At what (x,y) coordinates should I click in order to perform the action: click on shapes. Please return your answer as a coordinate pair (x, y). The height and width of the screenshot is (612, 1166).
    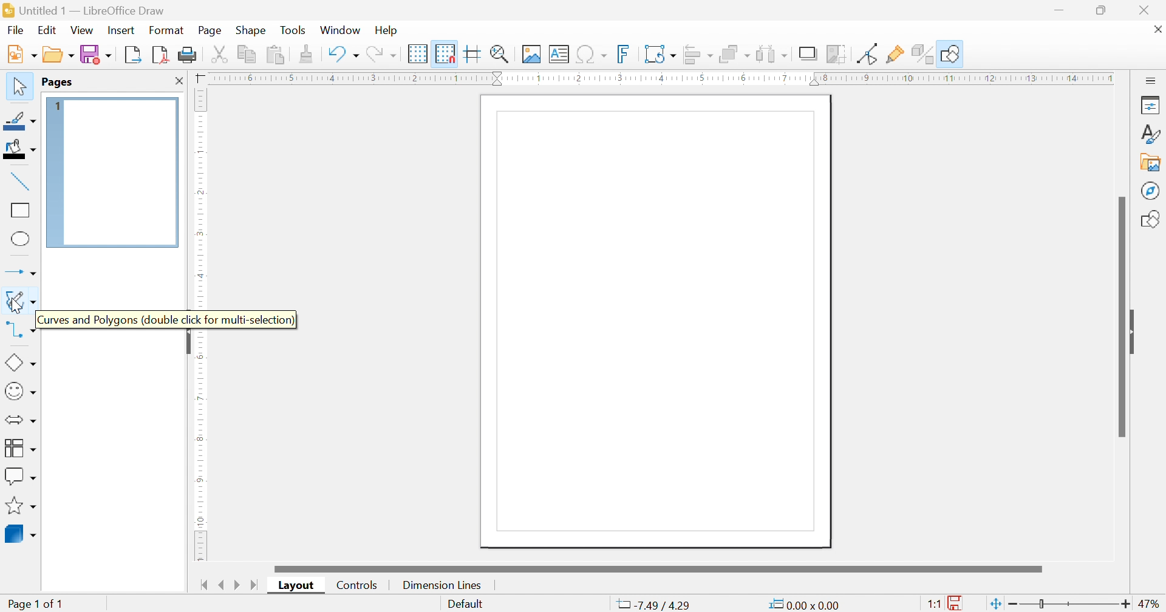
    Looking at the image, I should click on (1151, 220).